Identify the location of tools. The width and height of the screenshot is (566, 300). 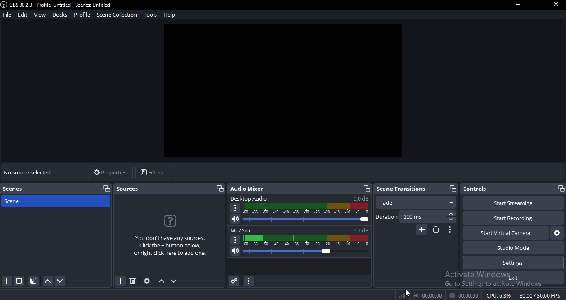
(151, 15).